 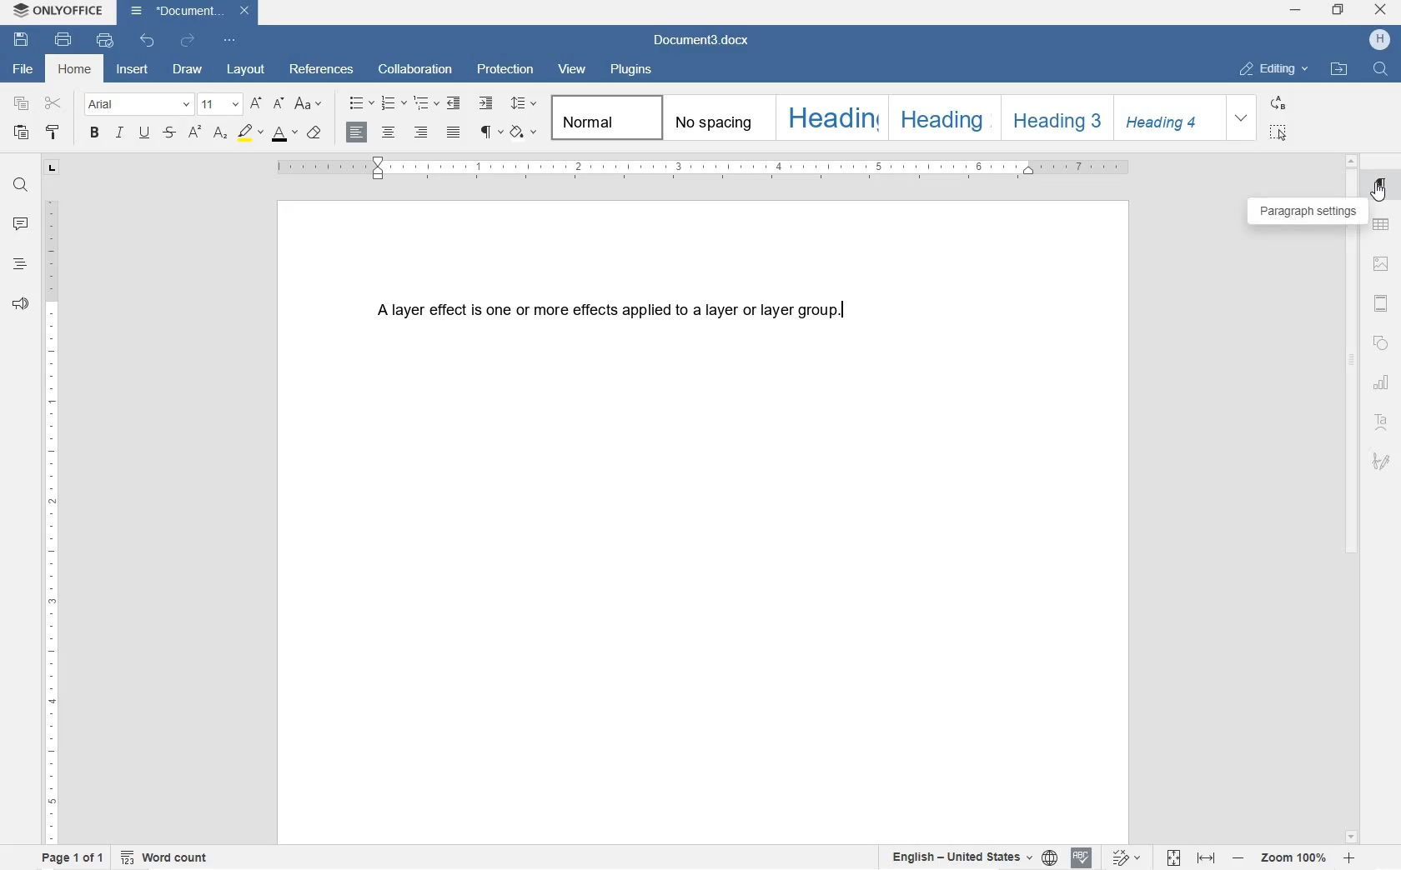 I want to click on HEADING 1, so click(x=830, y=117).